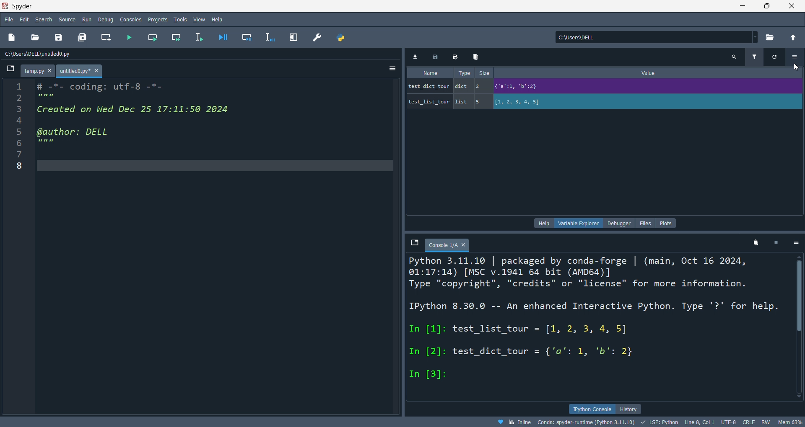 Image resolution: width=805 pixels, height=427 pixels. Describe the element at coordinates (176, 38) in the screenshot. I see `run cell and move` at that location.